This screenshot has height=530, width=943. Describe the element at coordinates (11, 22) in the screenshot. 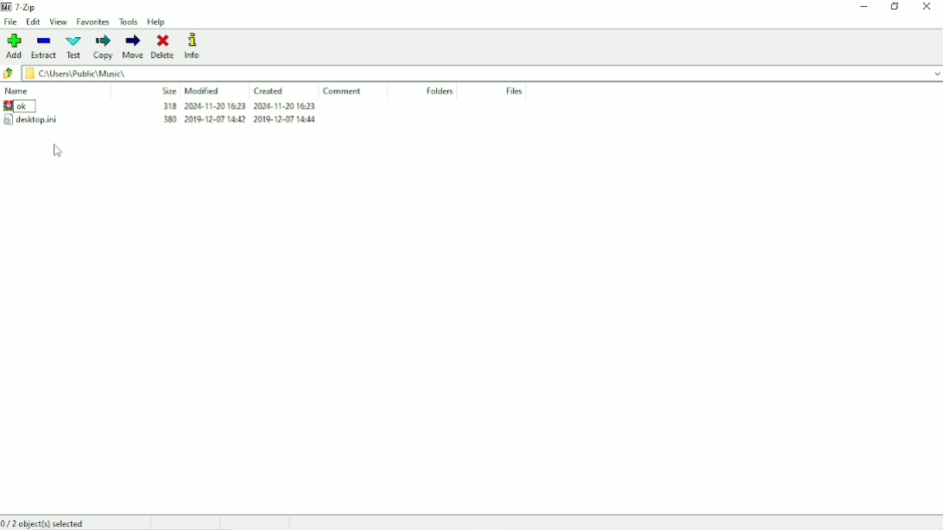

I see `File` at that location.